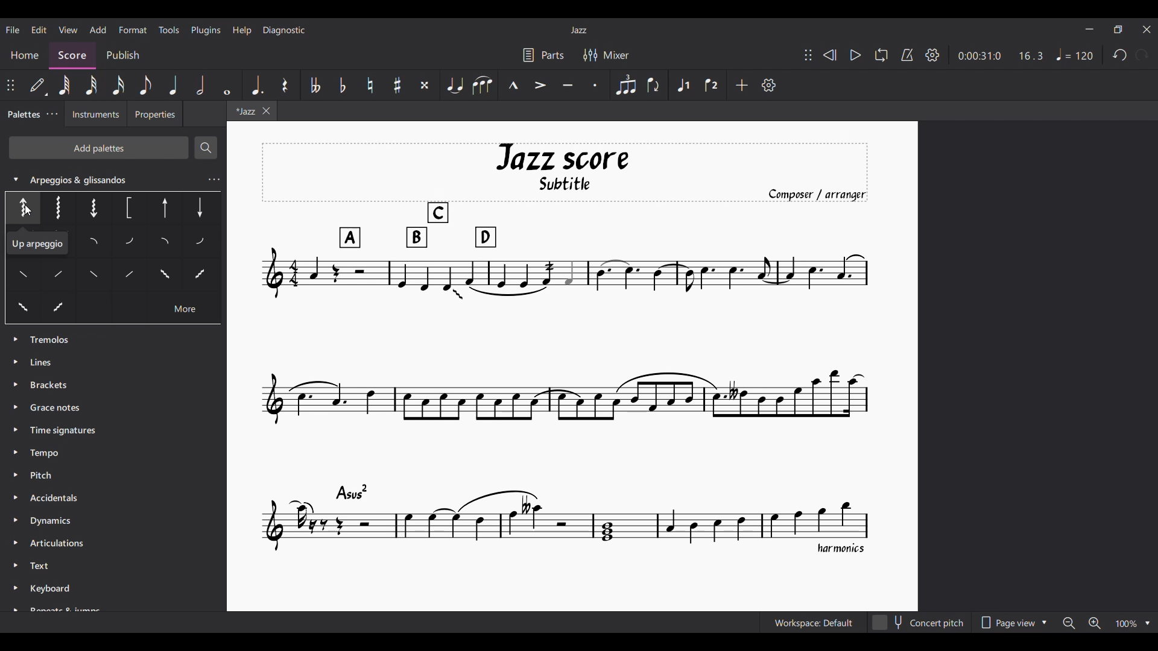 This screenshot has width=1158, height=651. I want to click on Tools menu, so click(168, 30).